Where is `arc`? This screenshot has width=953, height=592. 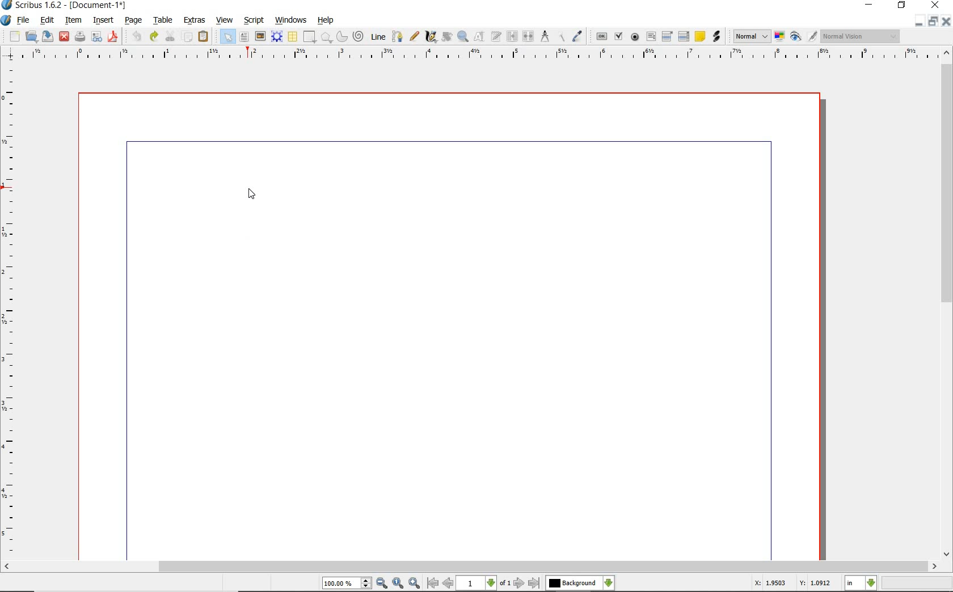
arc is located at coordinates (343, 37).